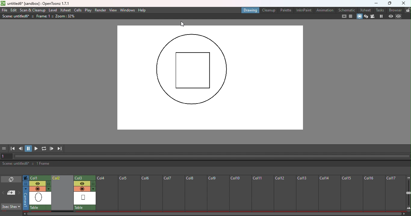 The image size is (411, 216). Describe the element at coordinates (366, 10) in the screenshot. I see `Xsheet` at that location.